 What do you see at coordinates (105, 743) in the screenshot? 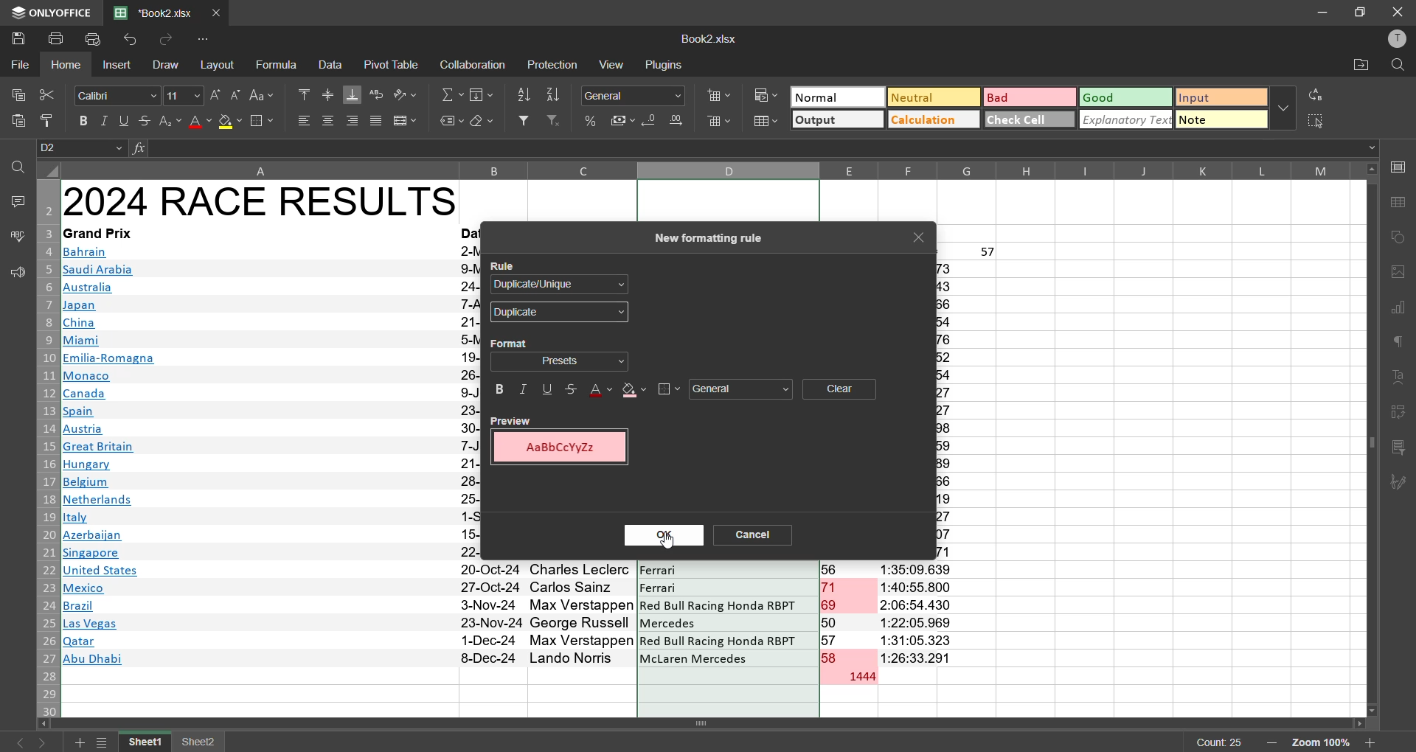
I see `sheet list` at bounding box center [105, 743].